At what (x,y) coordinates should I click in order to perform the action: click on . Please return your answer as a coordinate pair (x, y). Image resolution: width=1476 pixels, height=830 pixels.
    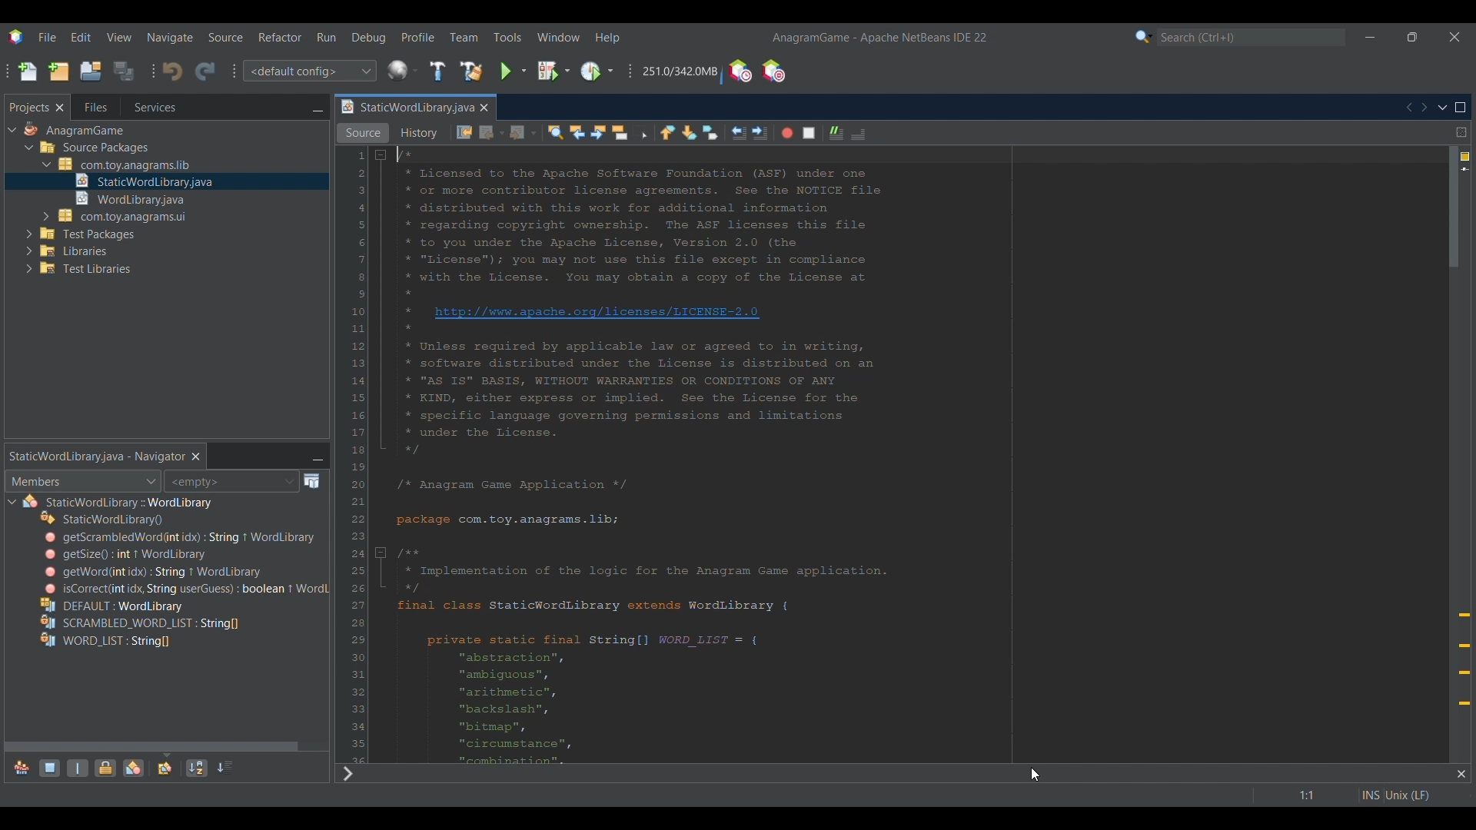
    Looking at the image, I should click on (103, 518).